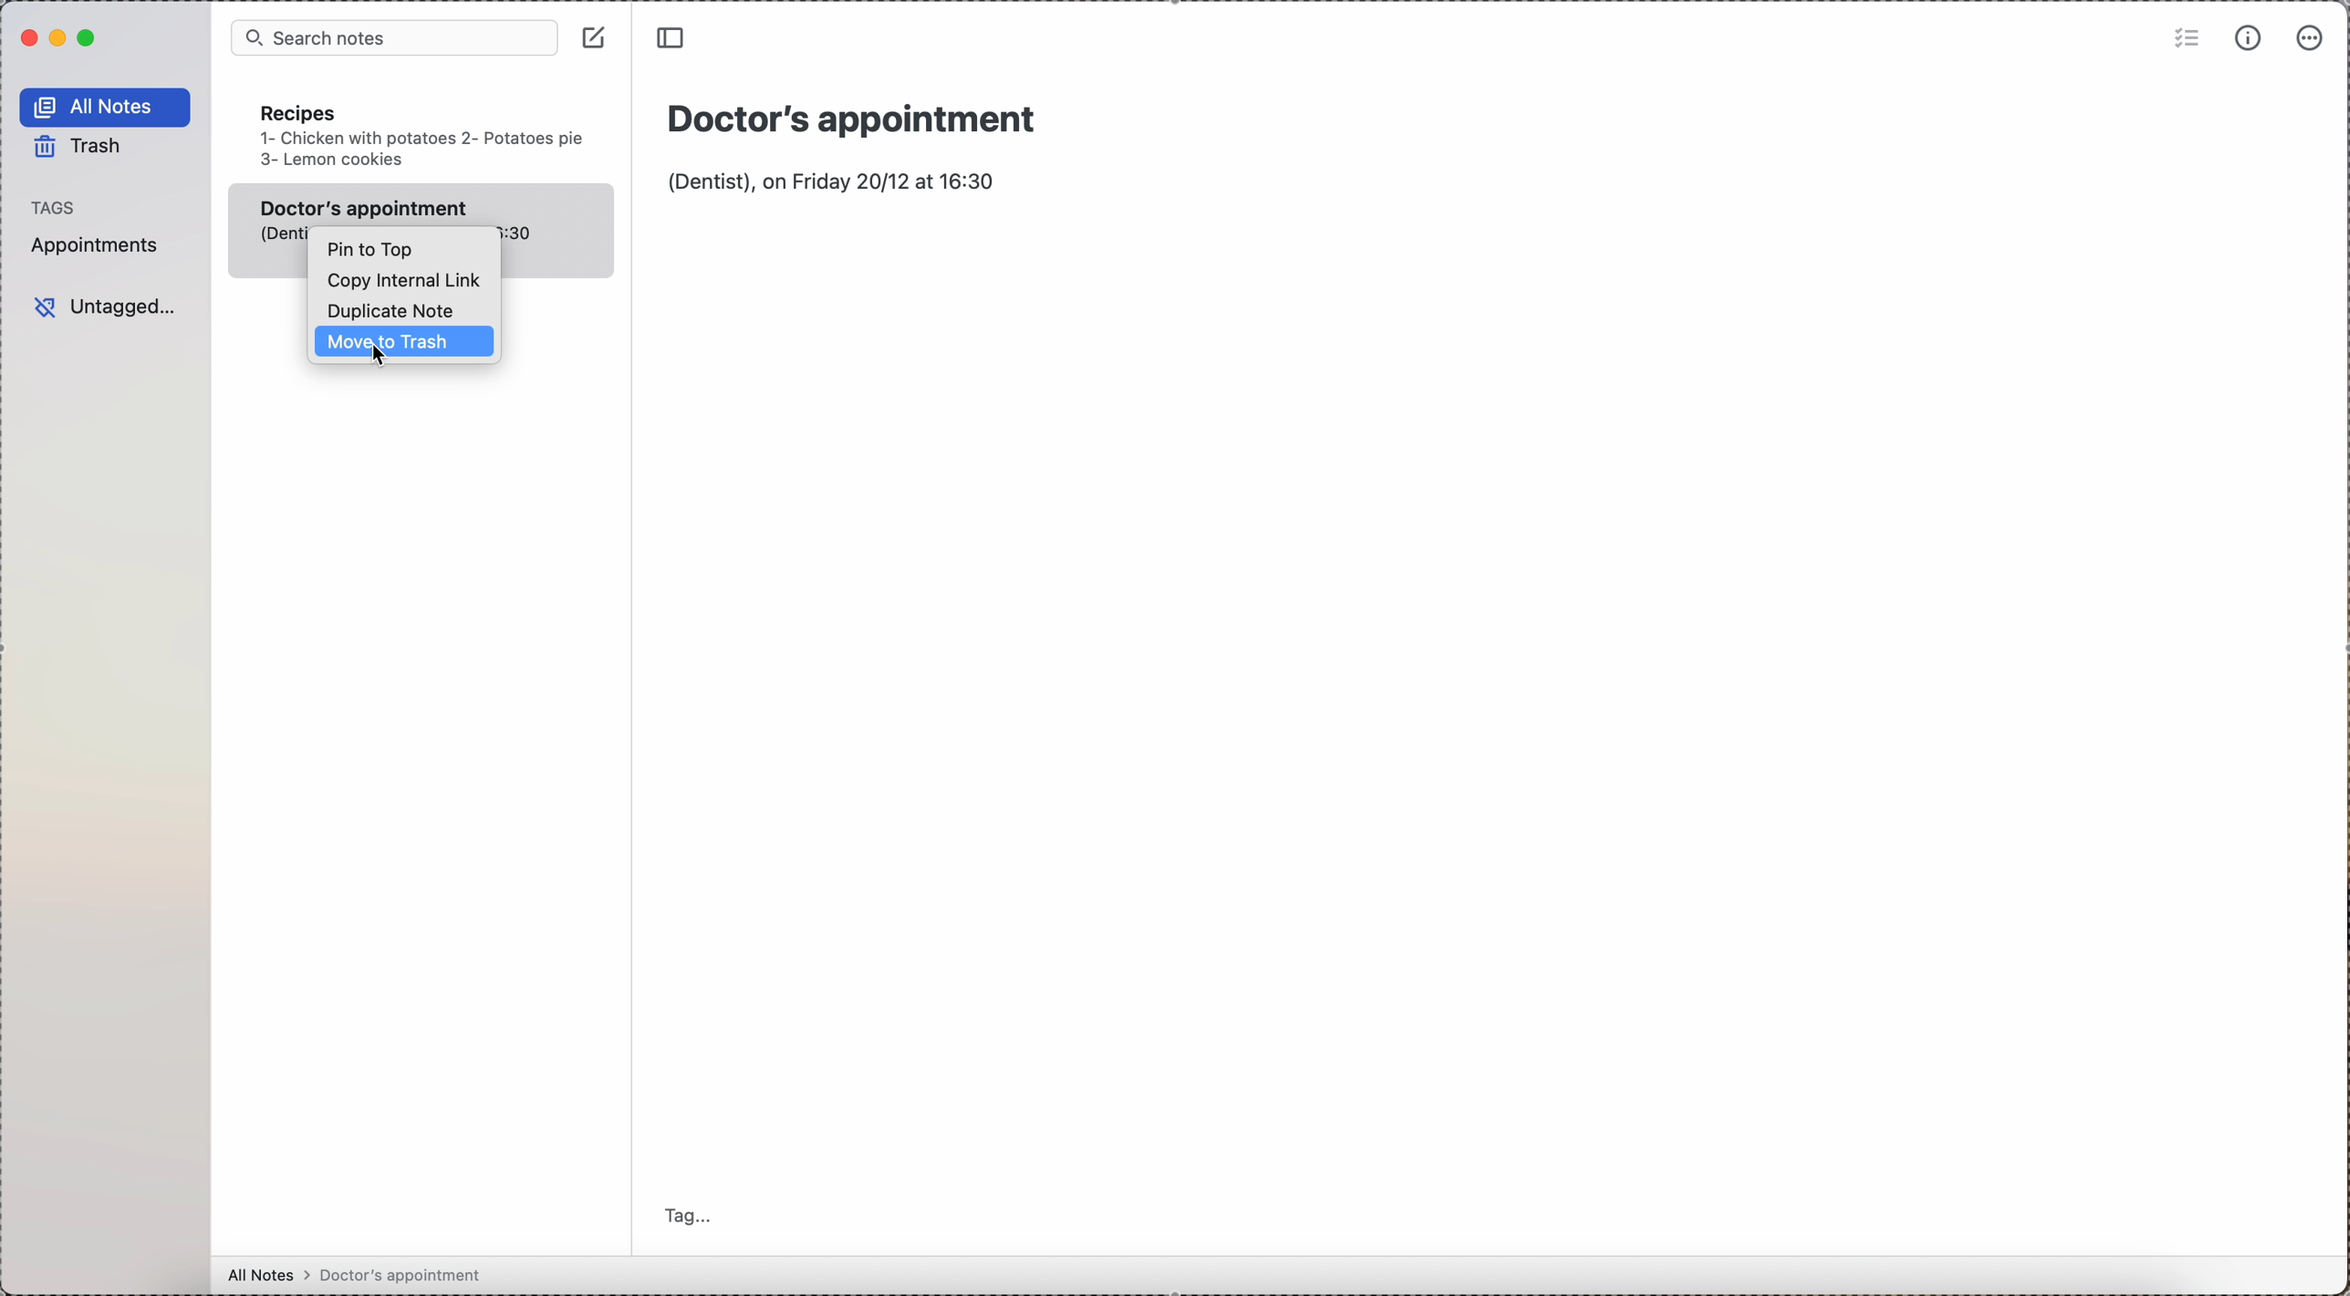 The width and height of the screenshot is (2350, 1296). Describe the element at coordinates (28, 37) in the screenshot. I see `close Simplenote` at that location.